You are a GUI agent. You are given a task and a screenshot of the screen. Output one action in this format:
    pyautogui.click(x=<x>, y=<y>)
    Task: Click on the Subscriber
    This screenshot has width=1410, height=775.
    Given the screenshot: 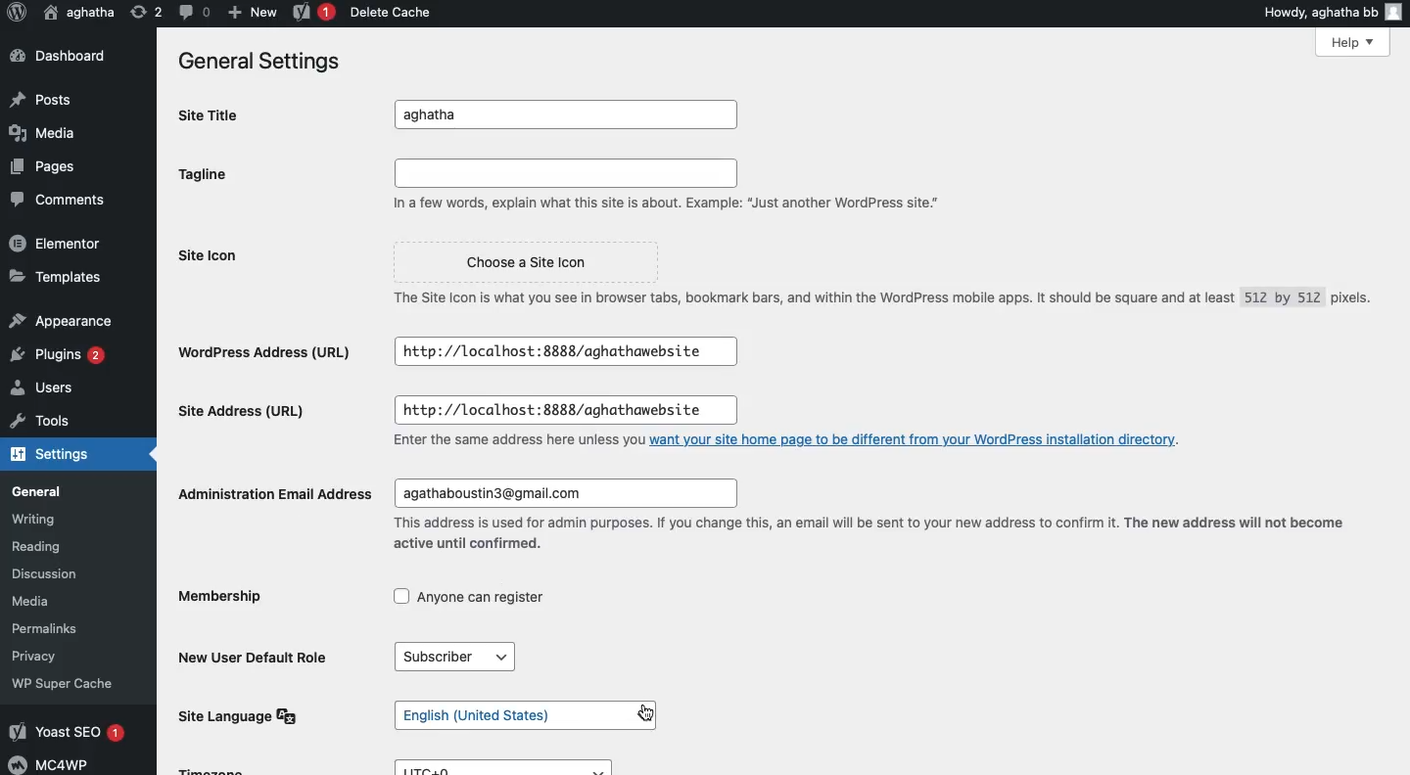 What is the action you would take?
    pyautogui.click(x=462, y=658)
    